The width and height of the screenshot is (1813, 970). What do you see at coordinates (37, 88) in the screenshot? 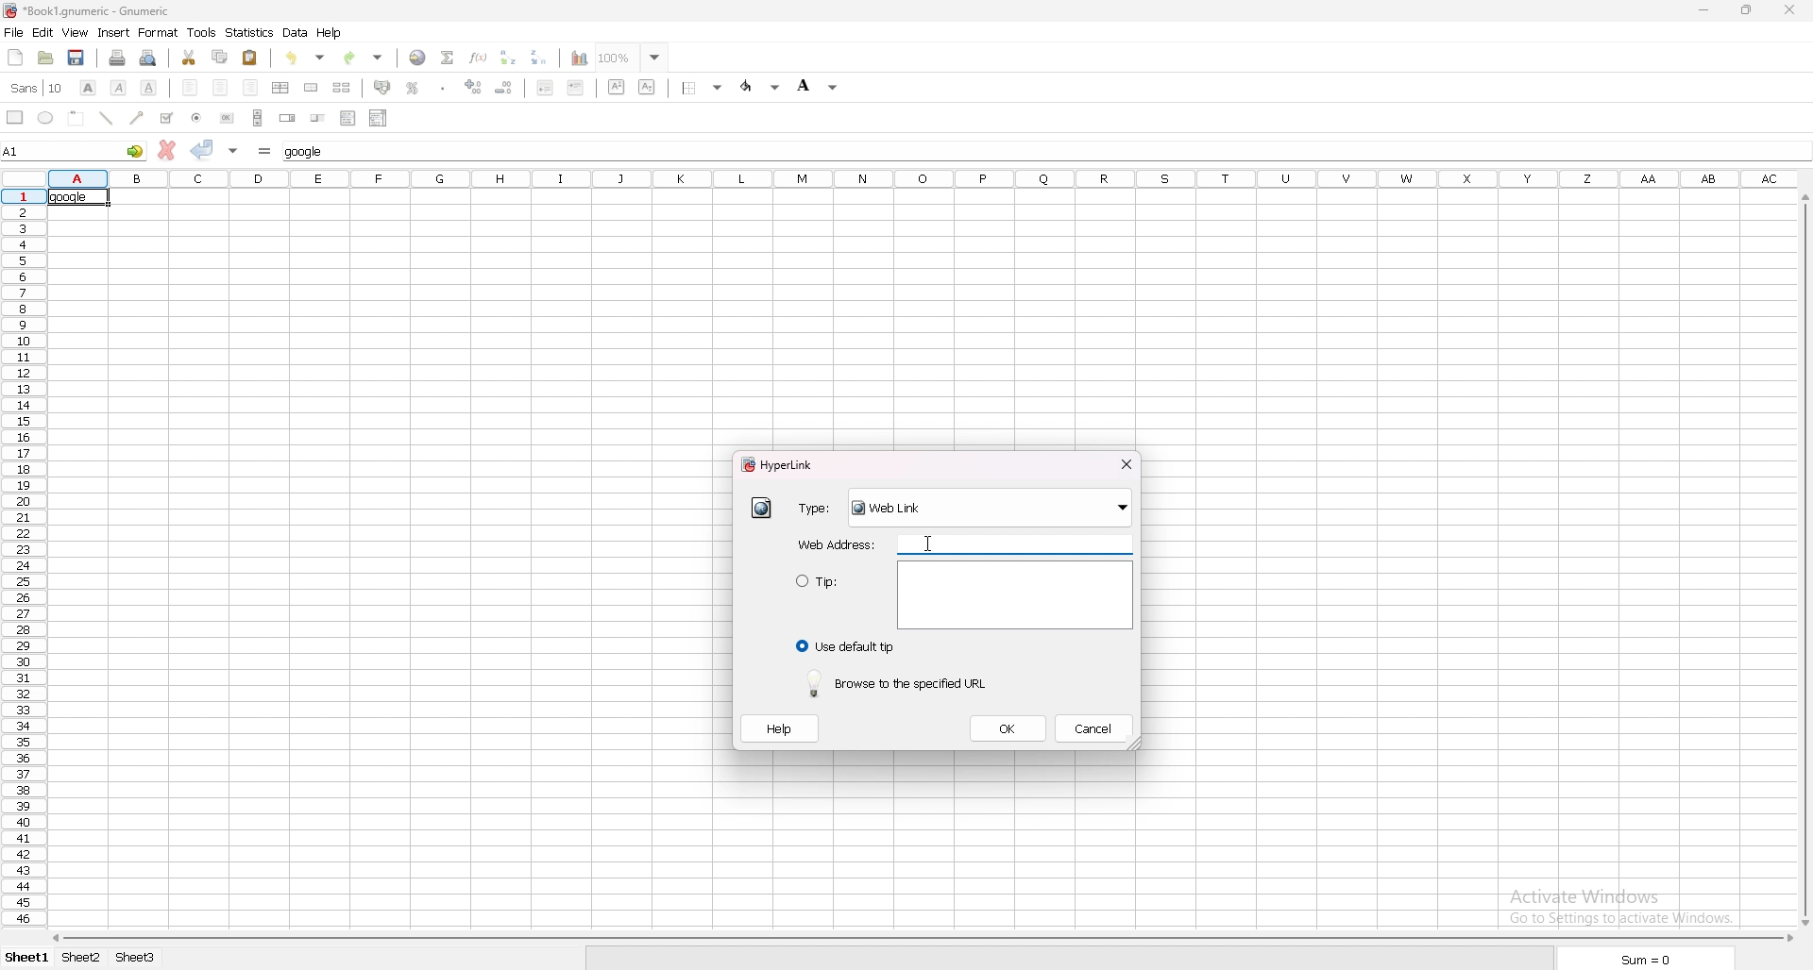
I see `font` at bounding box center [37, 88].